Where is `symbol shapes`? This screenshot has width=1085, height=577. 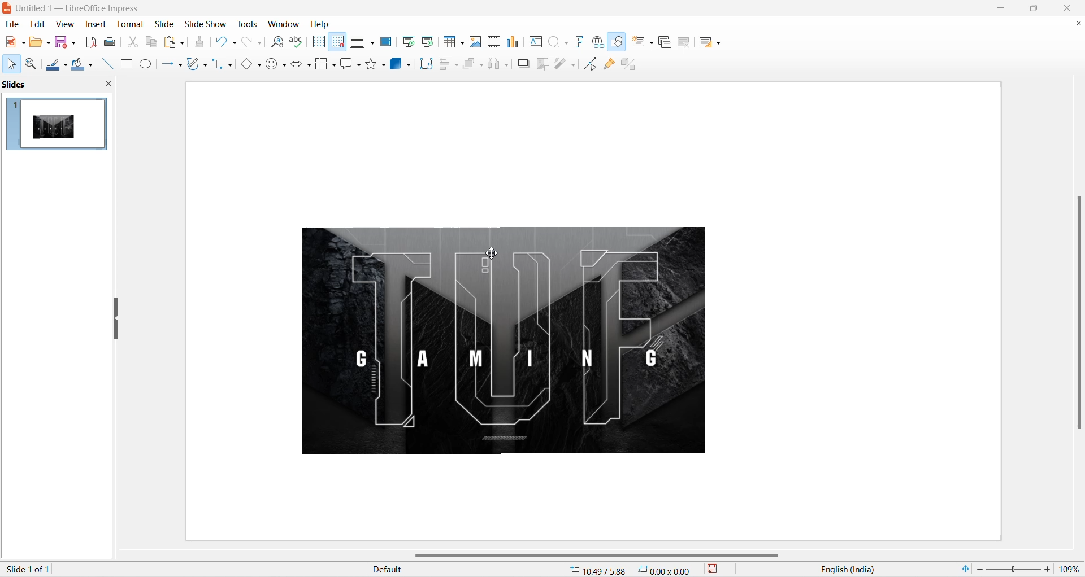 symbol shapes is located at coordinates (272, 66).